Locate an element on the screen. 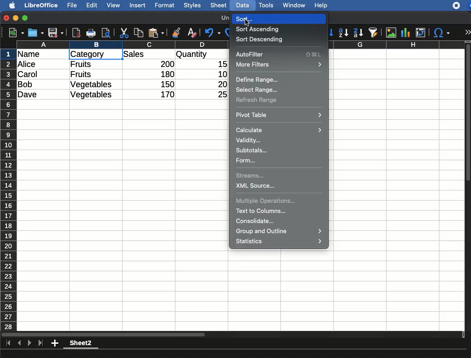 This screenshot has height=358, width=471. sort descending is located at coordinates (260, 39).